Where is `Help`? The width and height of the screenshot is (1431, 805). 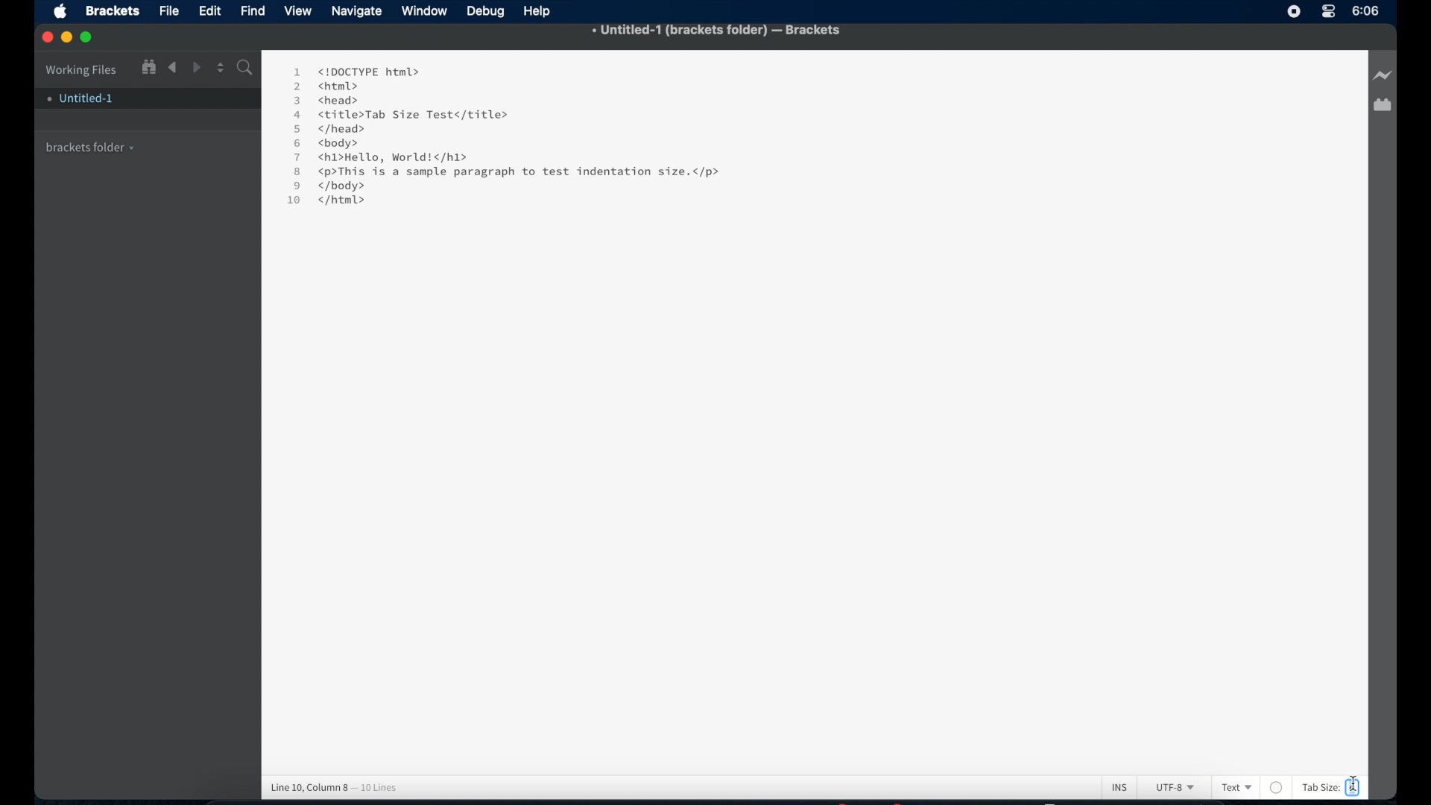
Help is located at coordinates (540, 11).